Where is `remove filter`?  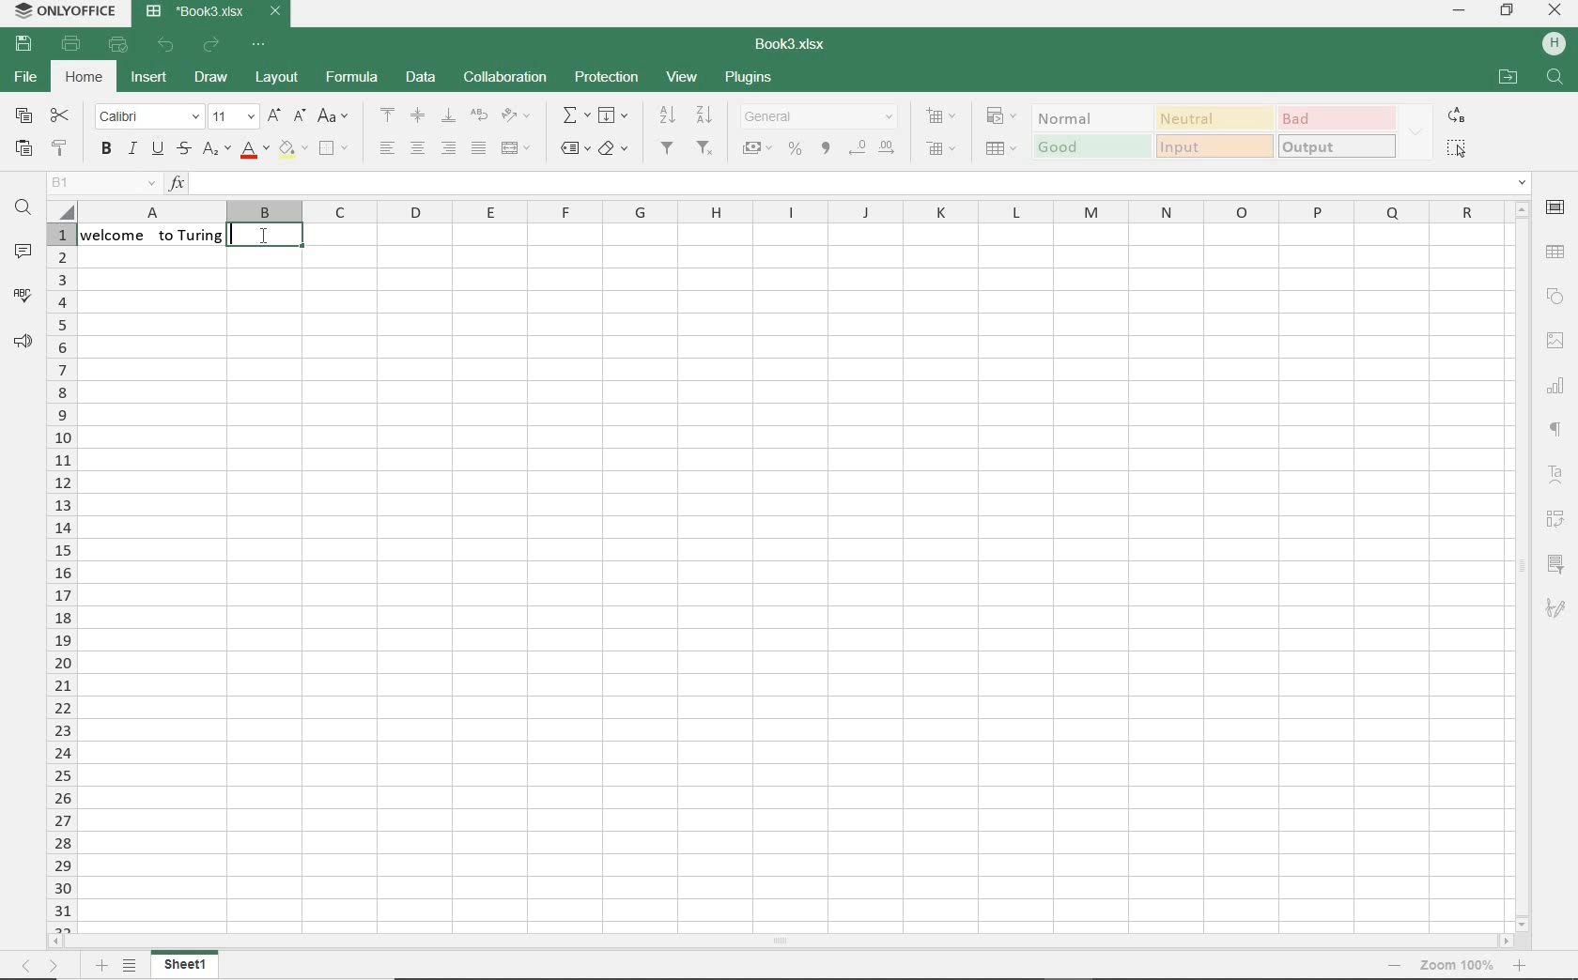 remove filter is located at coordinates (707, 150).